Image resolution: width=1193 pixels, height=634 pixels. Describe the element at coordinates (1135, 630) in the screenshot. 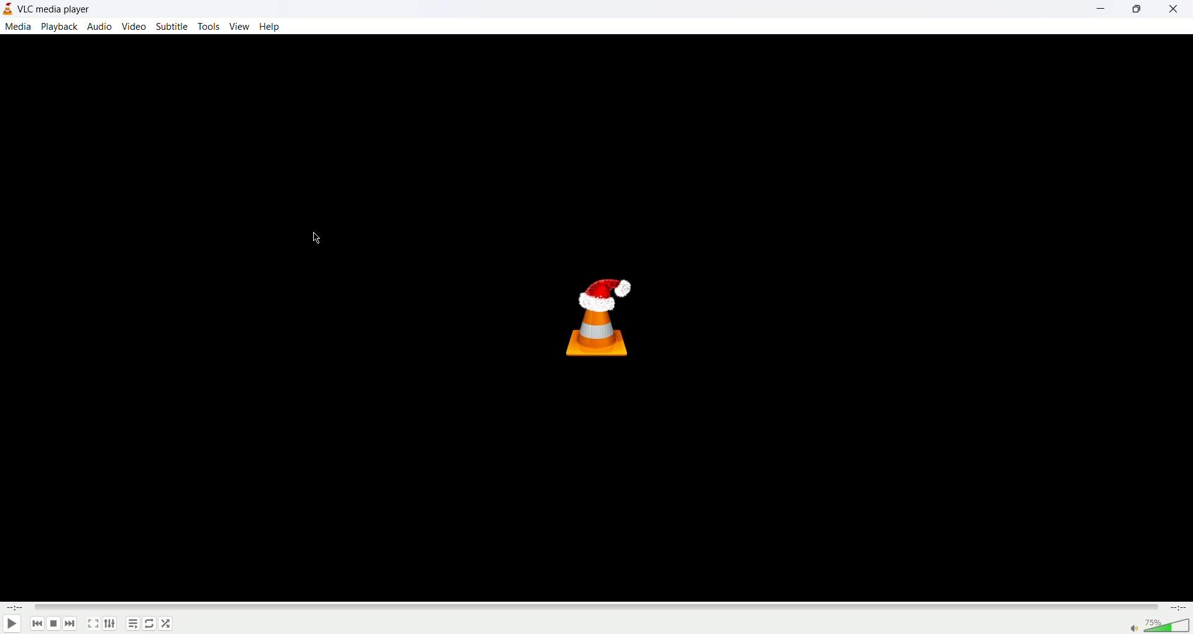

I see `mute` at that location.